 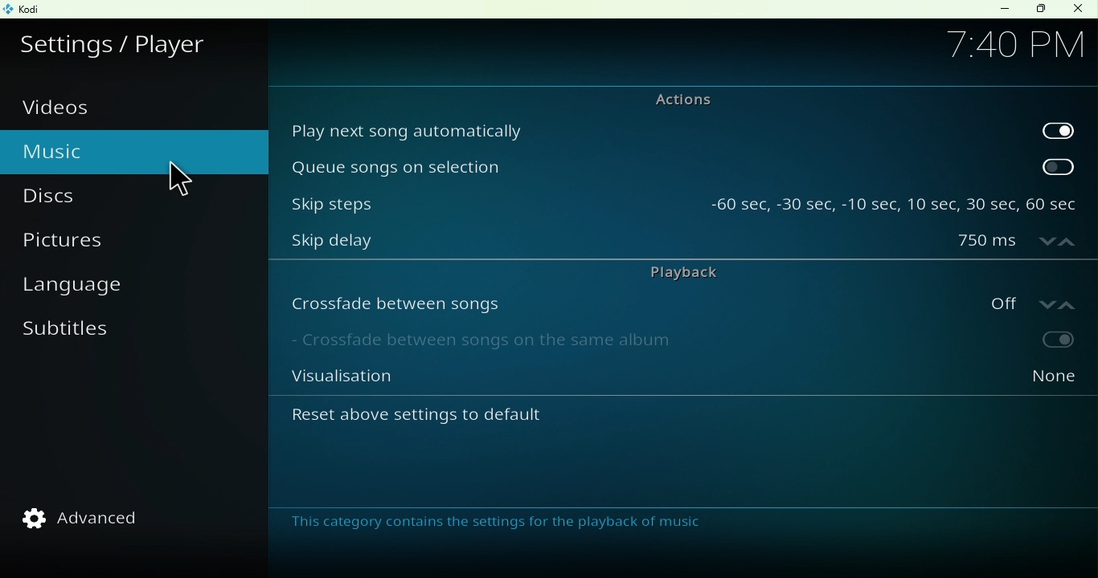 What do you see at coordinates (674, 99) in the screenshot?
I see `Actions` at bounding box center [674, 99].